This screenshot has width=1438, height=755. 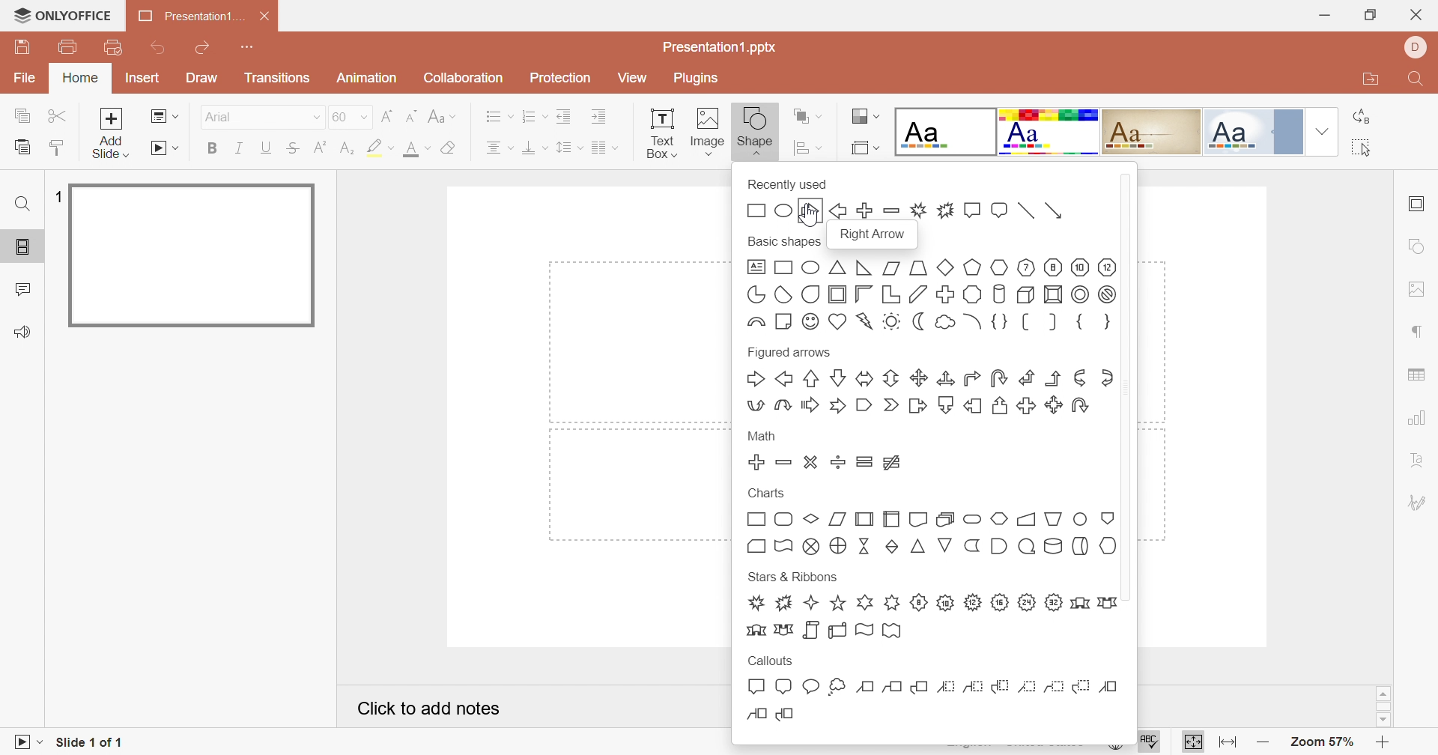 I want to click on Quick print, so click(x=115, y=47).